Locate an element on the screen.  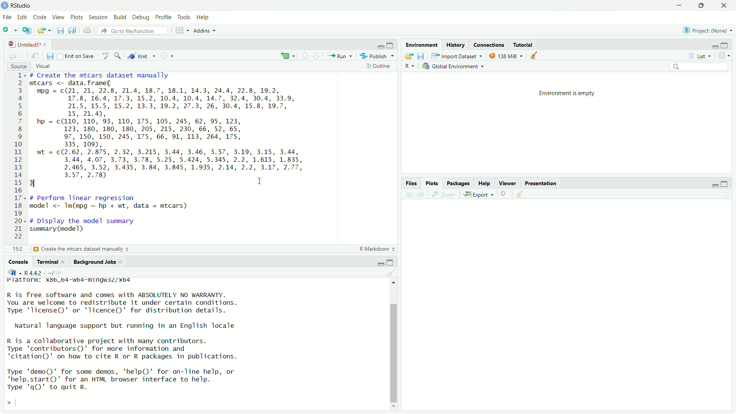
Publish is located at coordinates (373, 56).